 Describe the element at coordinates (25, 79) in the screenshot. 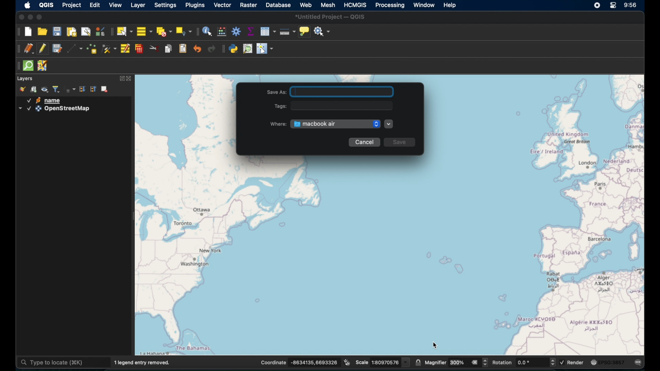

I see `layer` at that location.